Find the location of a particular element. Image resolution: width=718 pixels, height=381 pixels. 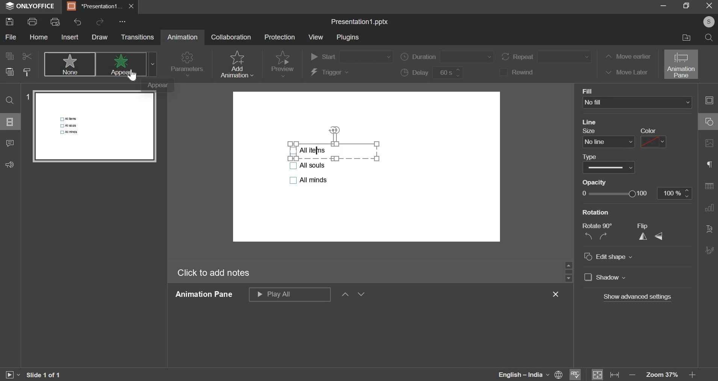

delay is located at coordinates (433, 73).